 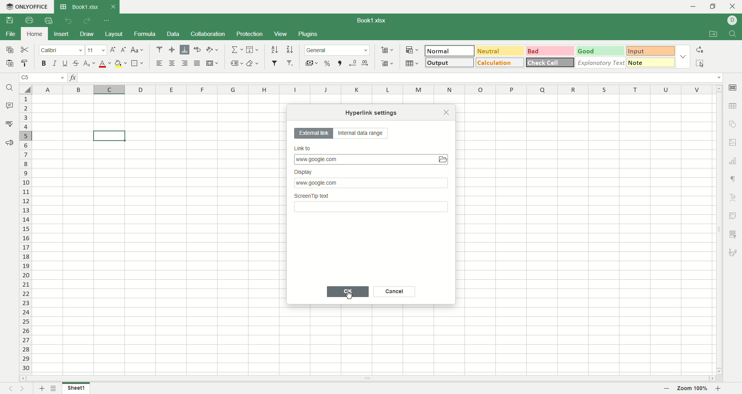 I want to click on pivot settings, so click(x=733, y=215).